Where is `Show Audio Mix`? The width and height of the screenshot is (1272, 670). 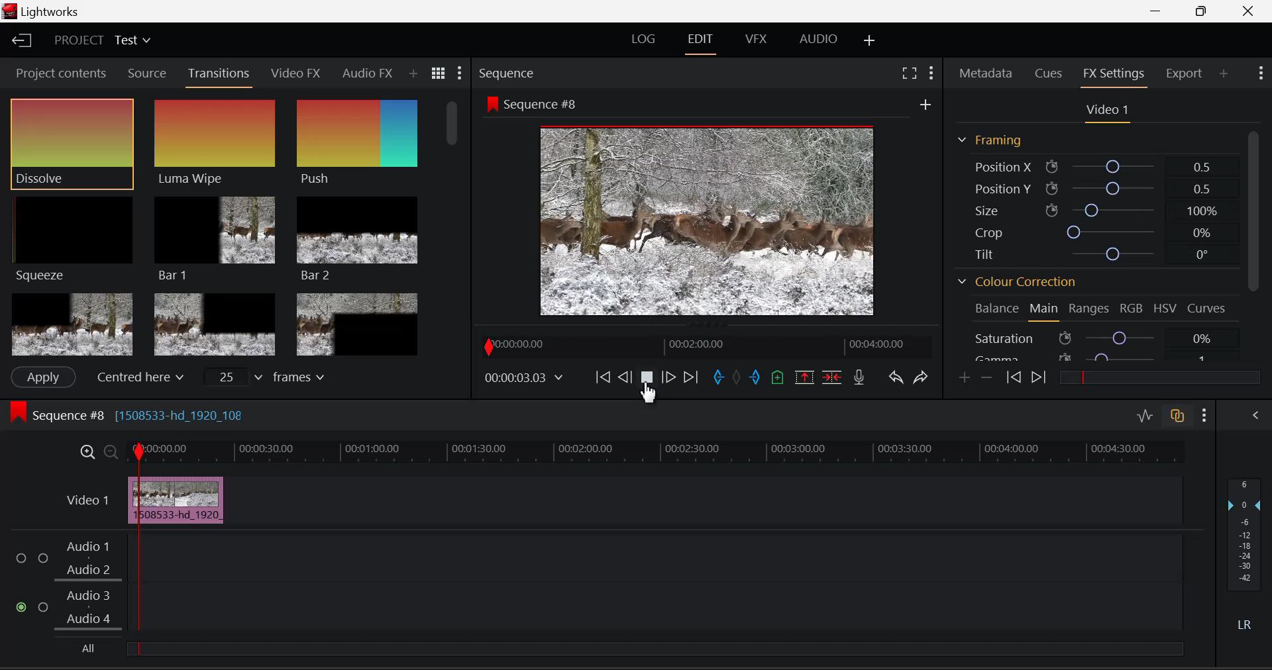
Show Audio Mix is located at coordinates (1256, 417).